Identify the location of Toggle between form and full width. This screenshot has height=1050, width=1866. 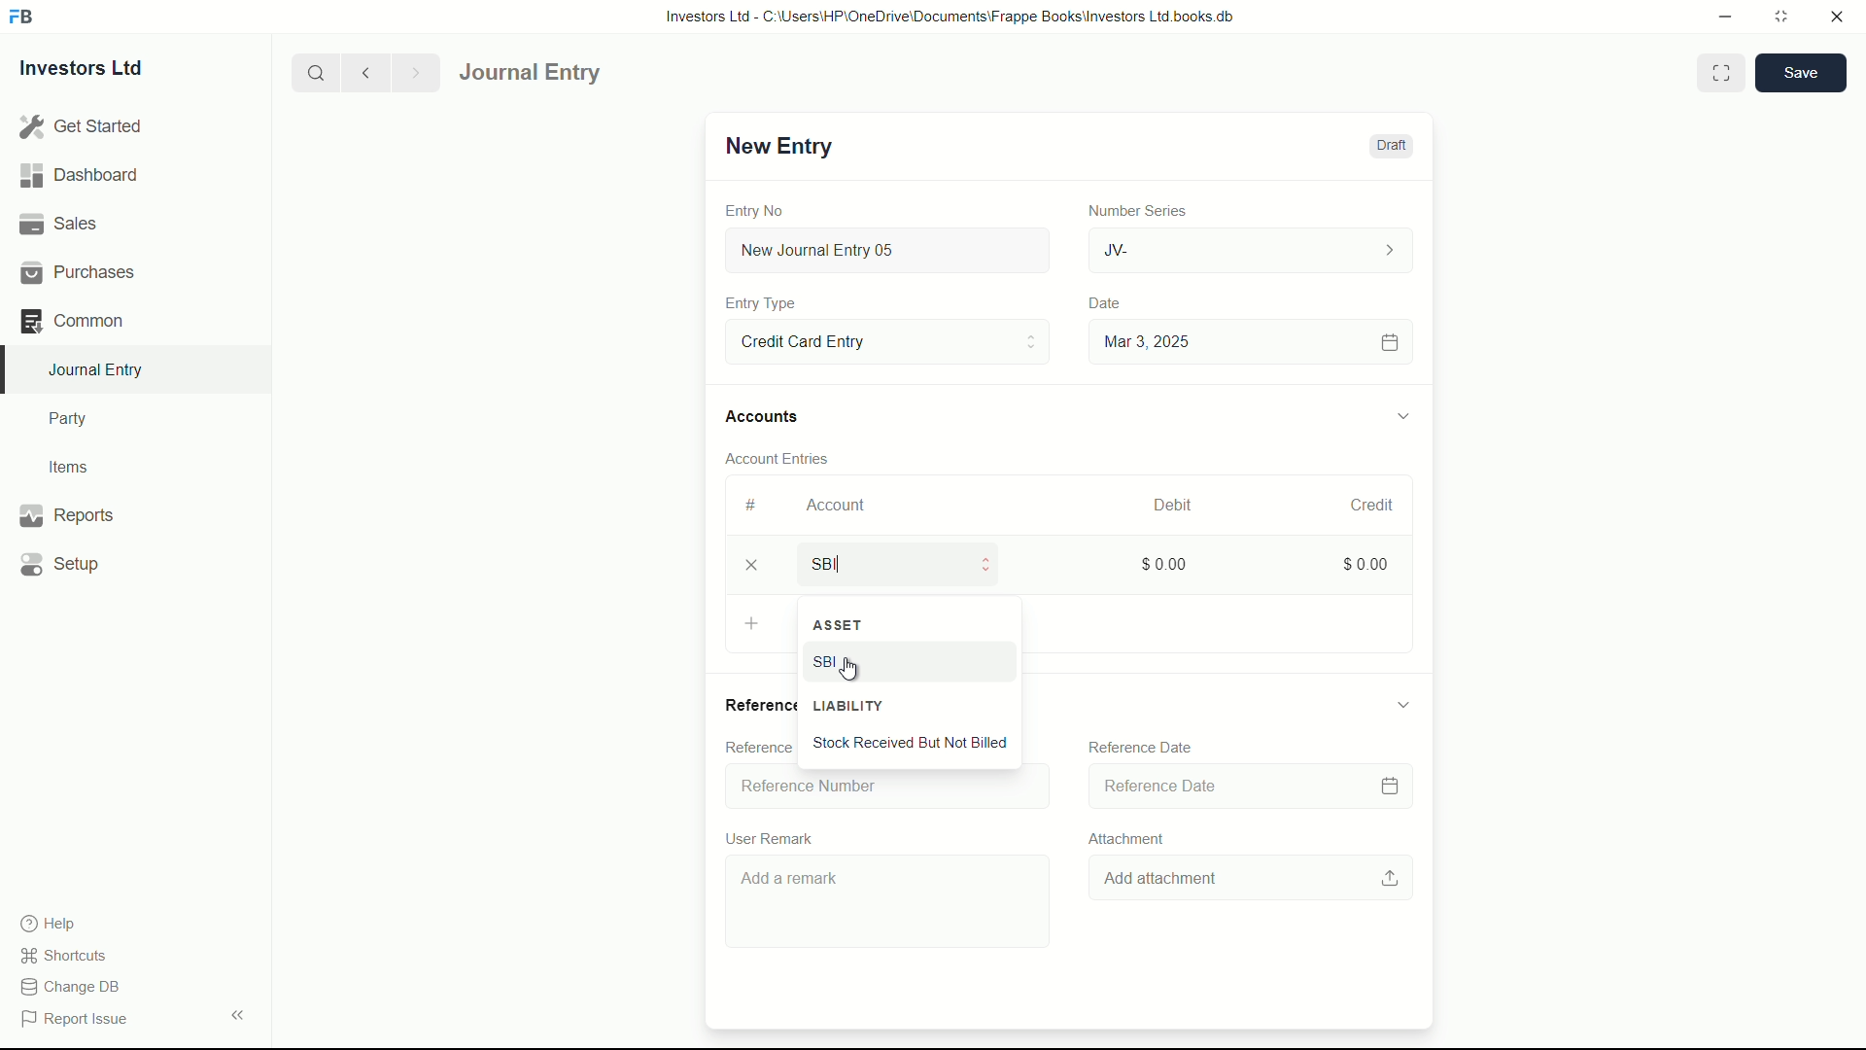
(1722, 73).